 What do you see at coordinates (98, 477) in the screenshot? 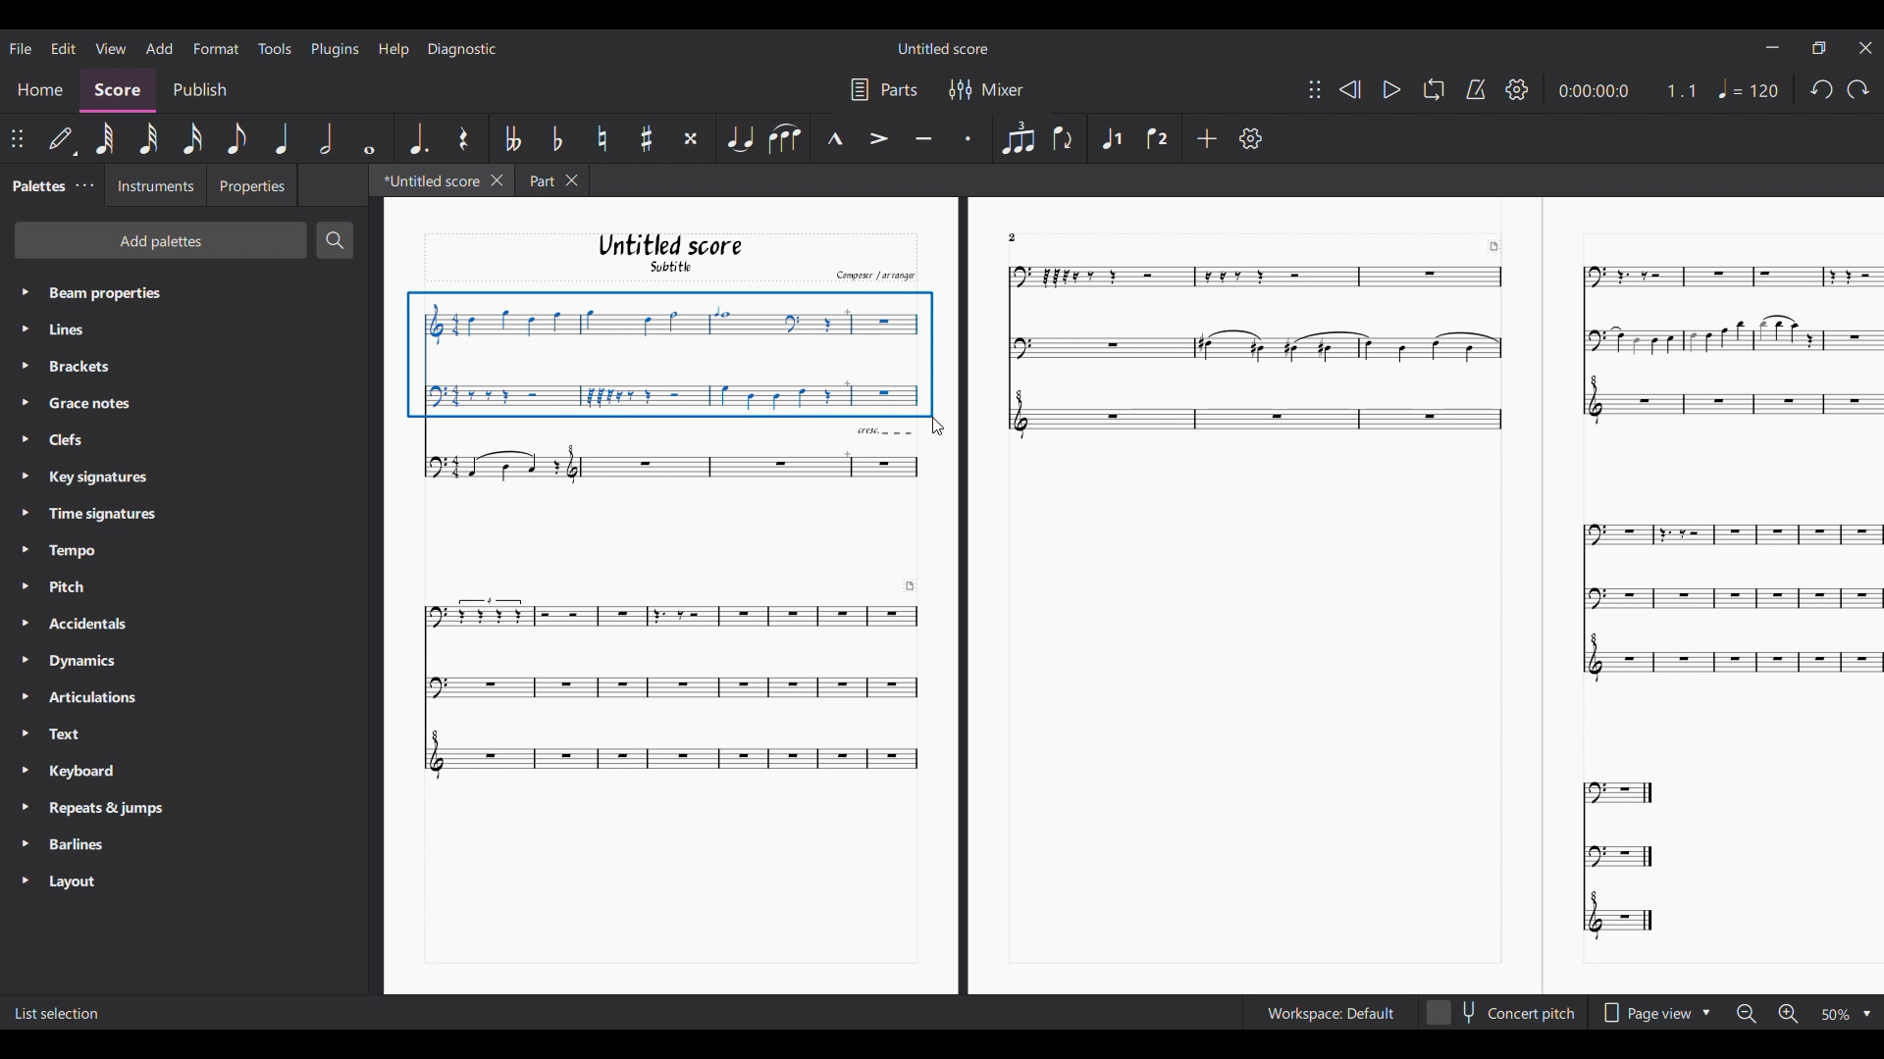
I see `Key Signatures` at bounding box center [98, 477].